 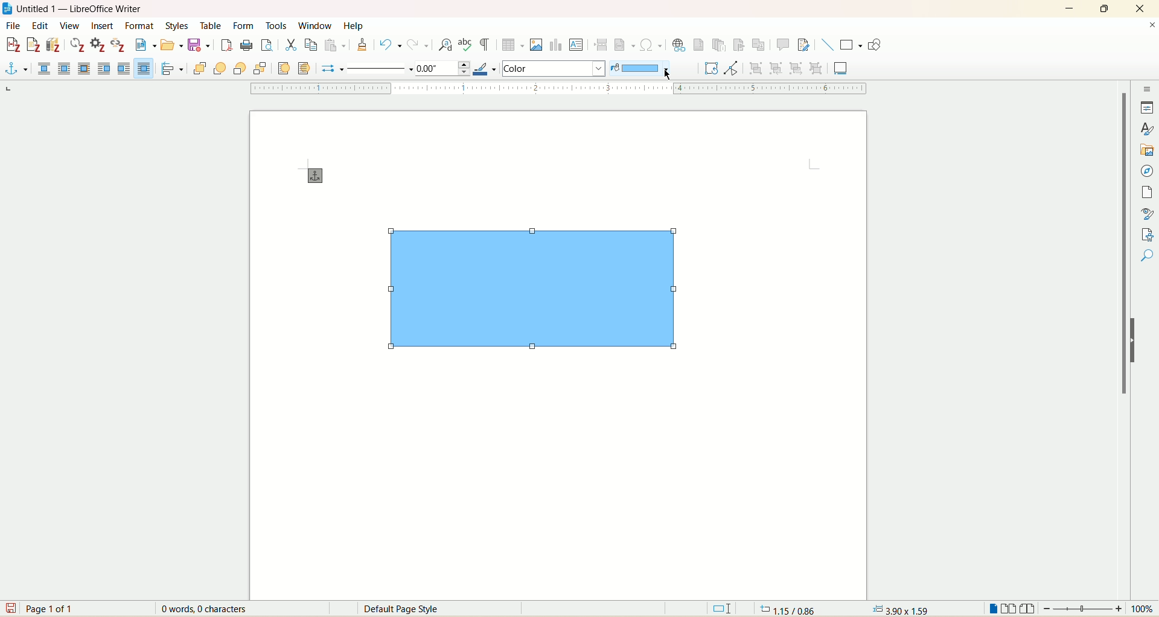 I want to click on line color, so click(x=484, y=69).